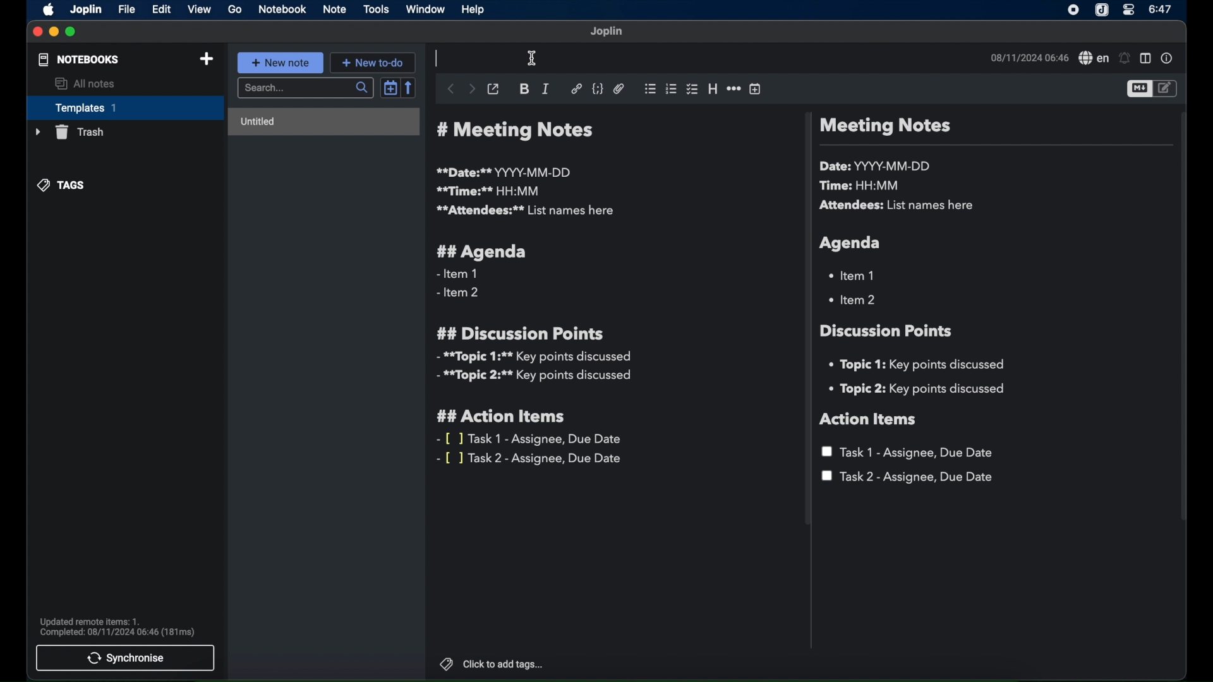 Image resolution: width=1213 pixels, height=682 pixels. What do you see at coordinates (520, 333) in the screenshot?
I see `## discussion points` at bounding box center [520, 333].